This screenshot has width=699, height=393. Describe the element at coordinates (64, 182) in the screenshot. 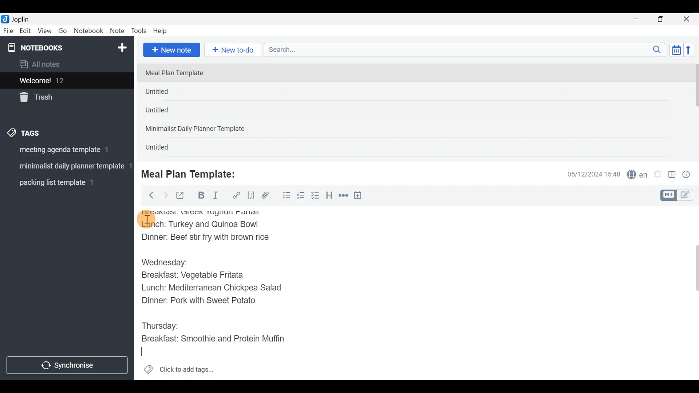

I see `Tag 3` at that location.